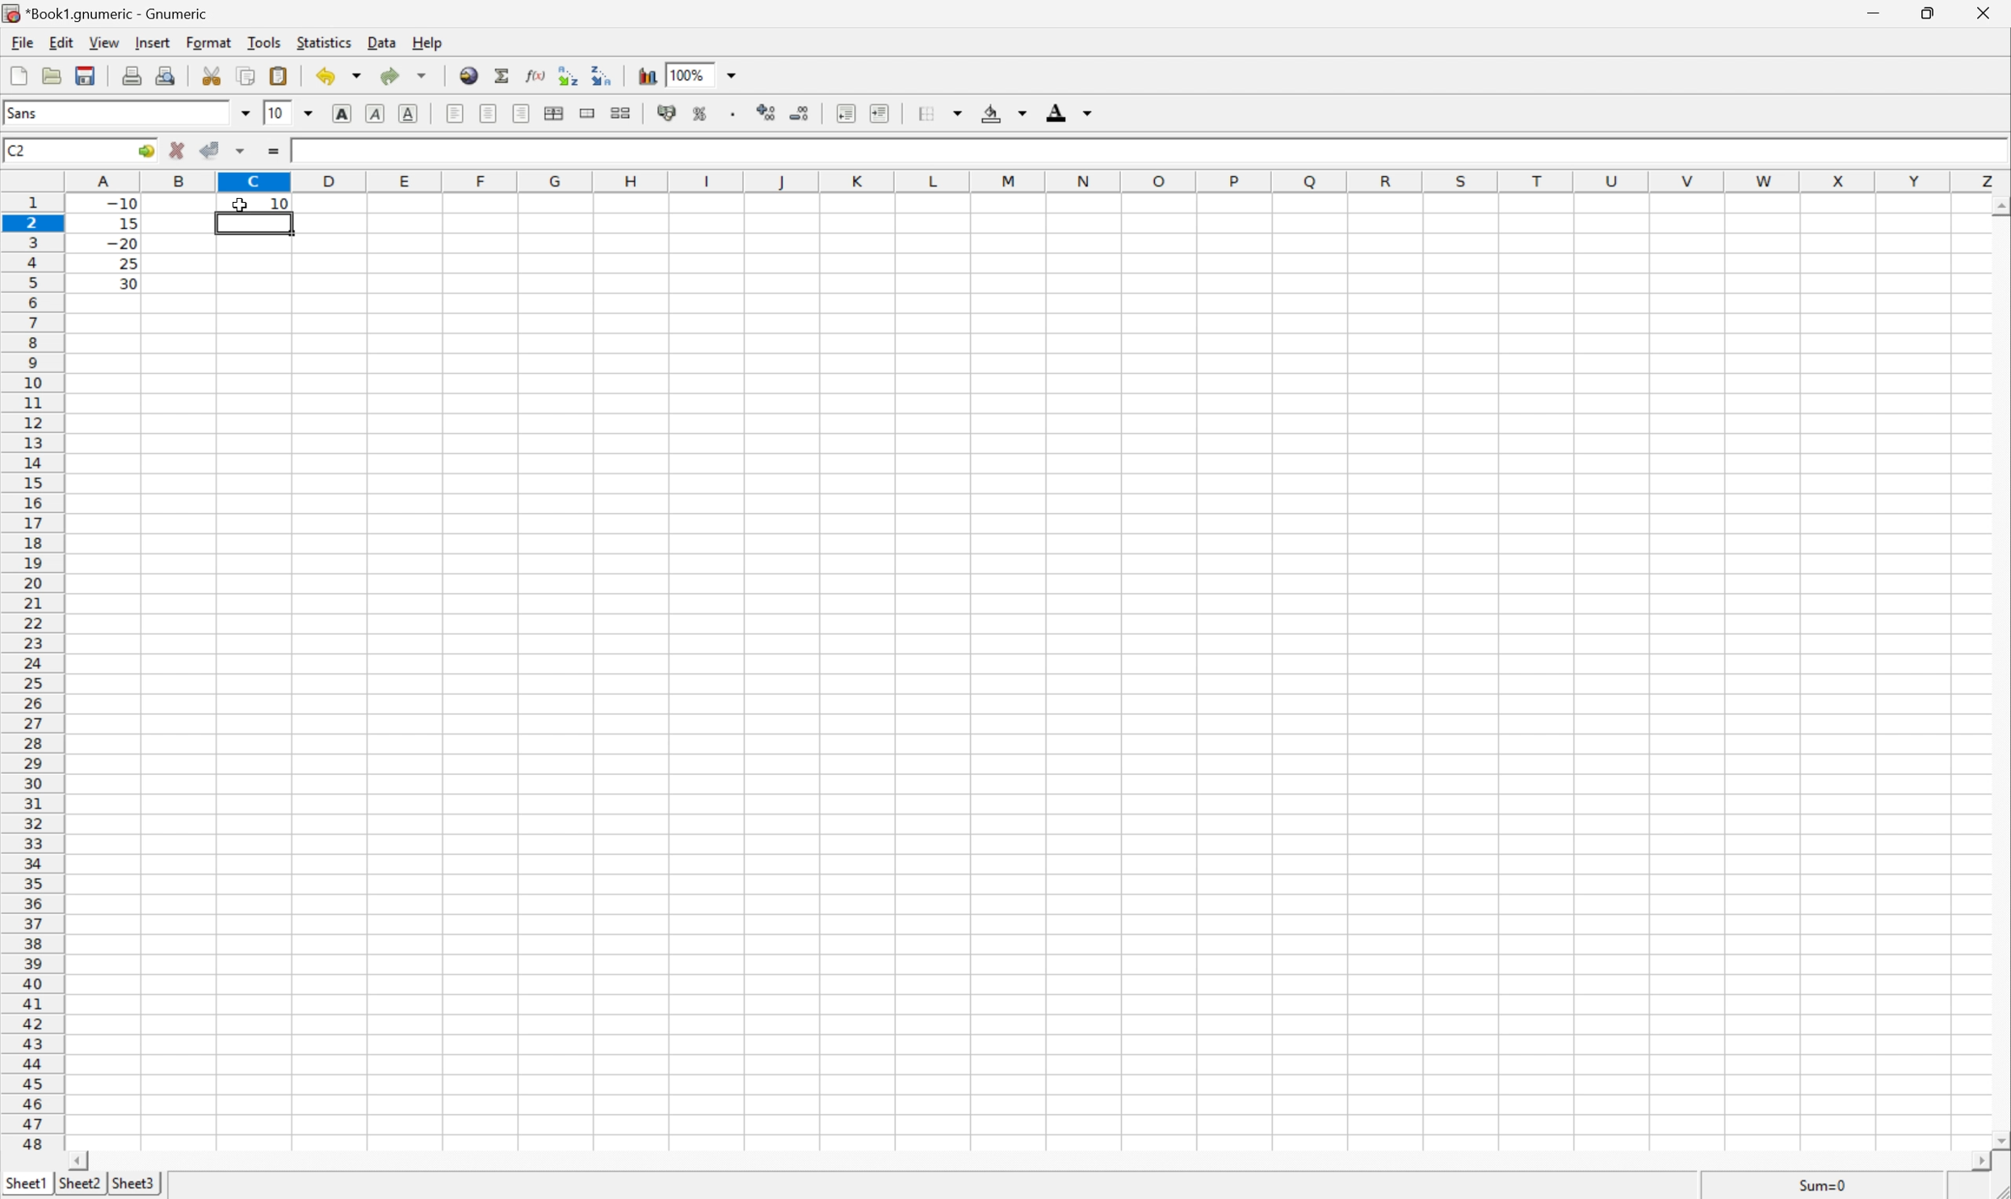  Describe the element at coordinates (739, 116) in the screenshot. I see `Set the format of the selected cells to include a thousands separator` at that location.